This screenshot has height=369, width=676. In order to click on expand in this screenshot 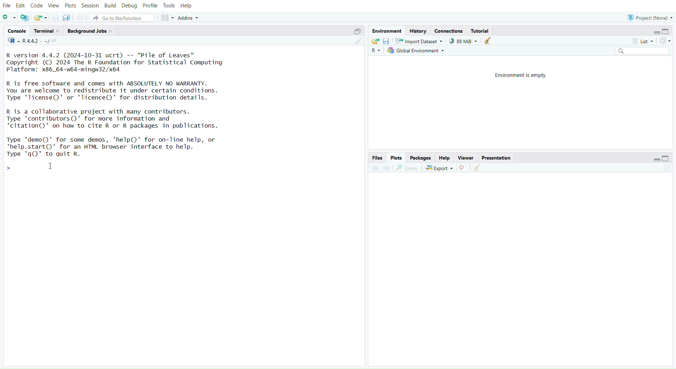, I will do `click(656, 160)`.